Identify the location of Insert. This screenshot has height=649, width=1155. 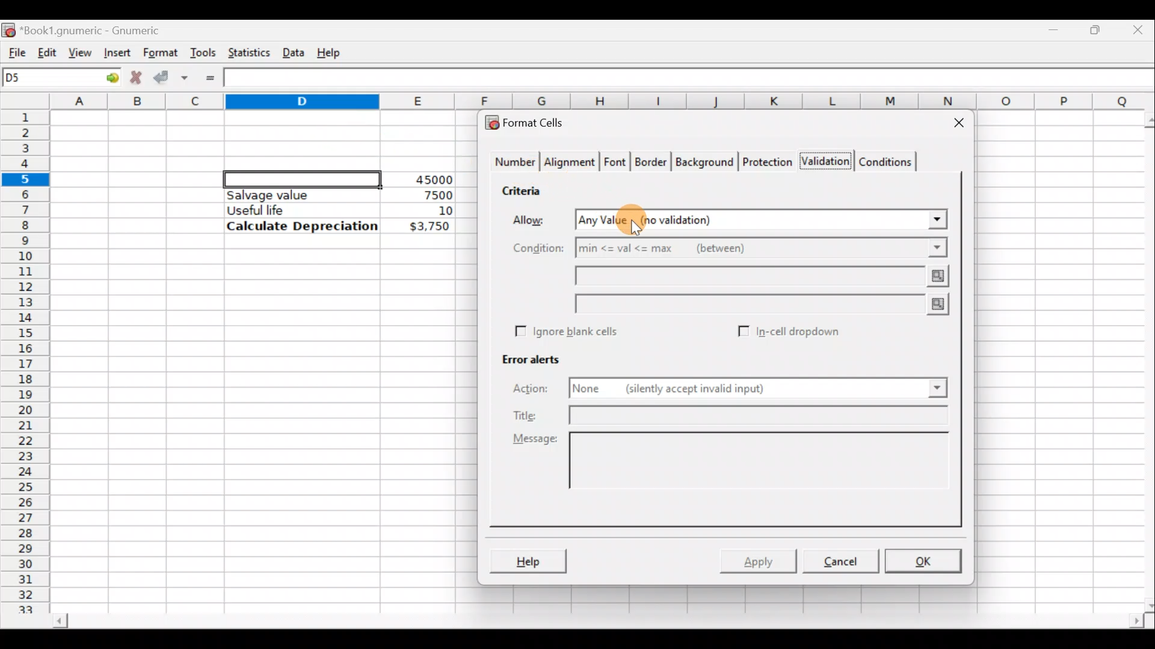
(115, 52).